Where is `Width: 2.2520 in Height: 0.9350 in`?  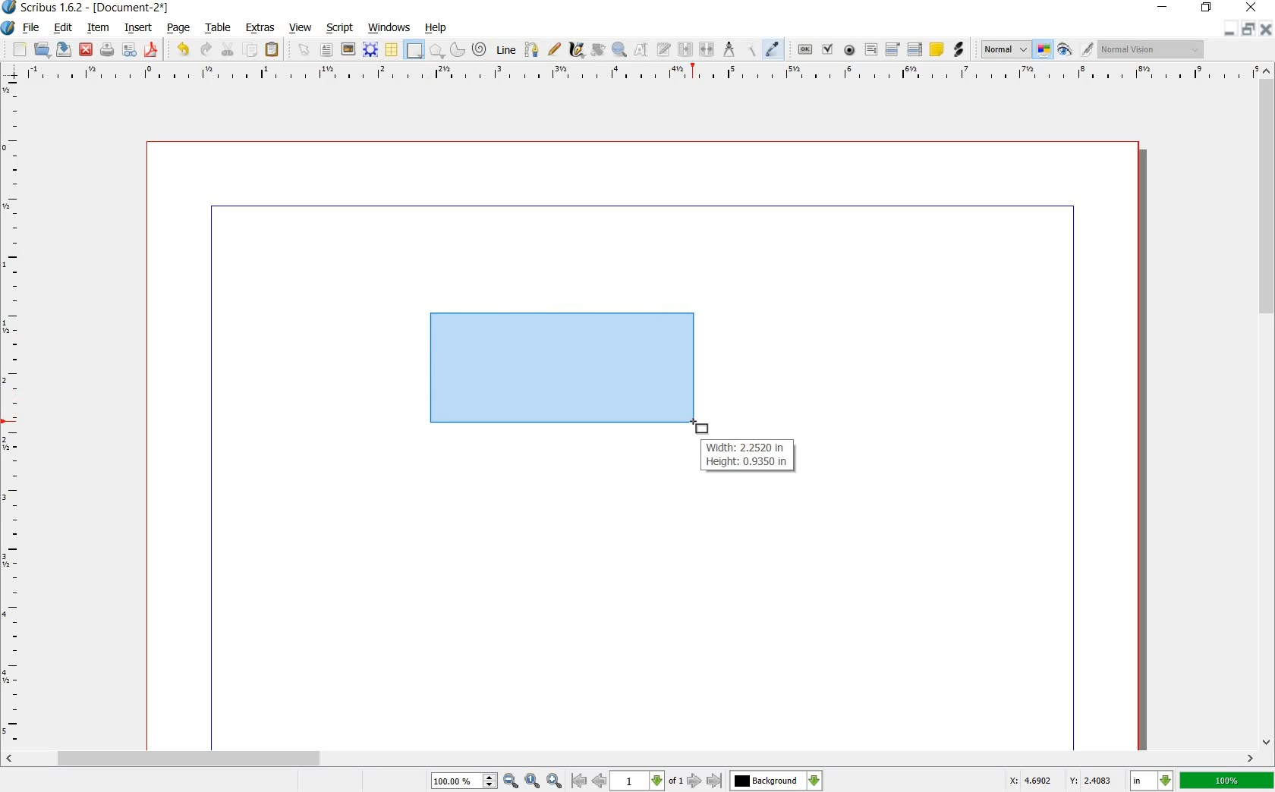 Width: 2.2520 in Height: 0.9350 in is located at coordinates (746, 456).